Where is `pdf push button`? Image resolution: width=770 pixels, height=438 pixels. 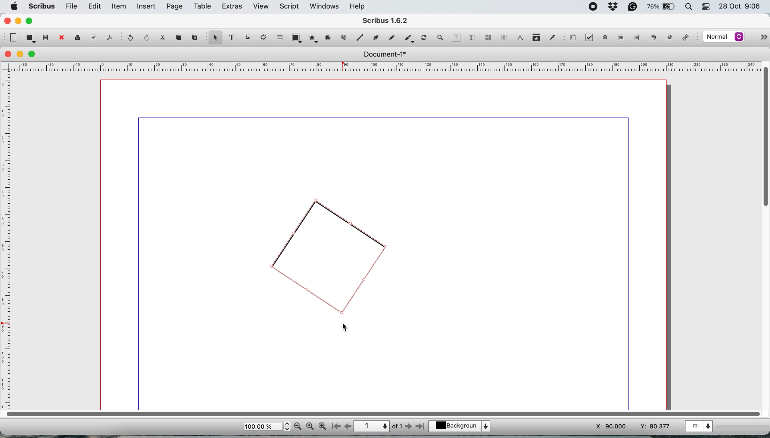 pdf push button is located at coordinates (573, 38).